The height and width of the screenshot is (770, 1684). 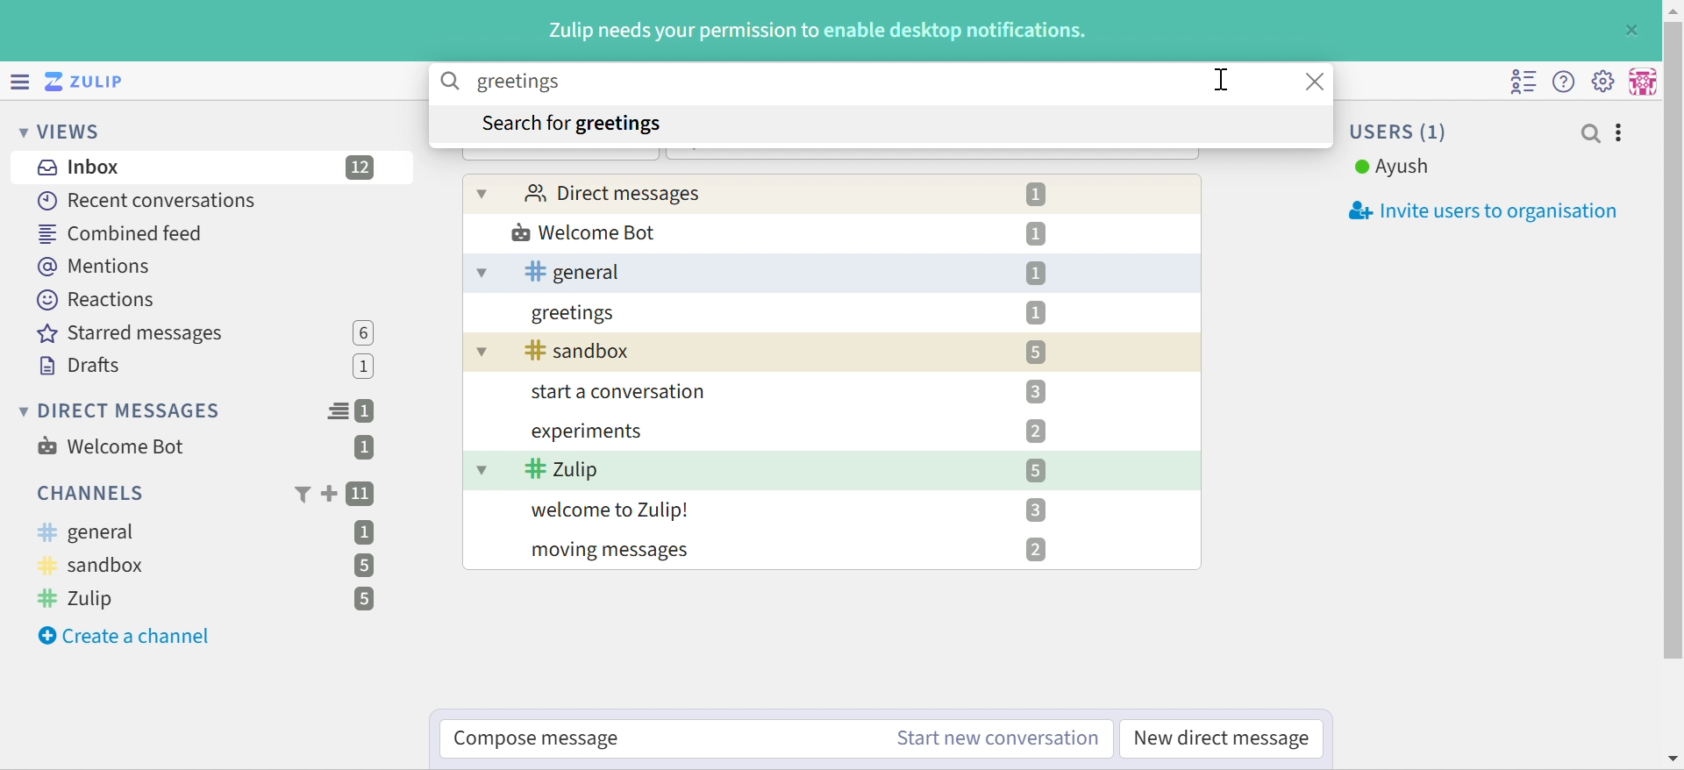 What do you see at coordinates (576, 272) in the screenshot?
I see `#general` at bounding box center [576, 272].